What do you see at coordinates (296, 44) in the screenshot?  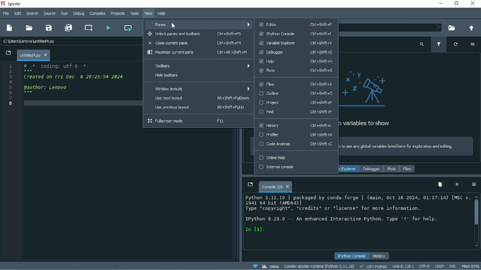 I see `Variable explorer` at bounding box center [296, 44].